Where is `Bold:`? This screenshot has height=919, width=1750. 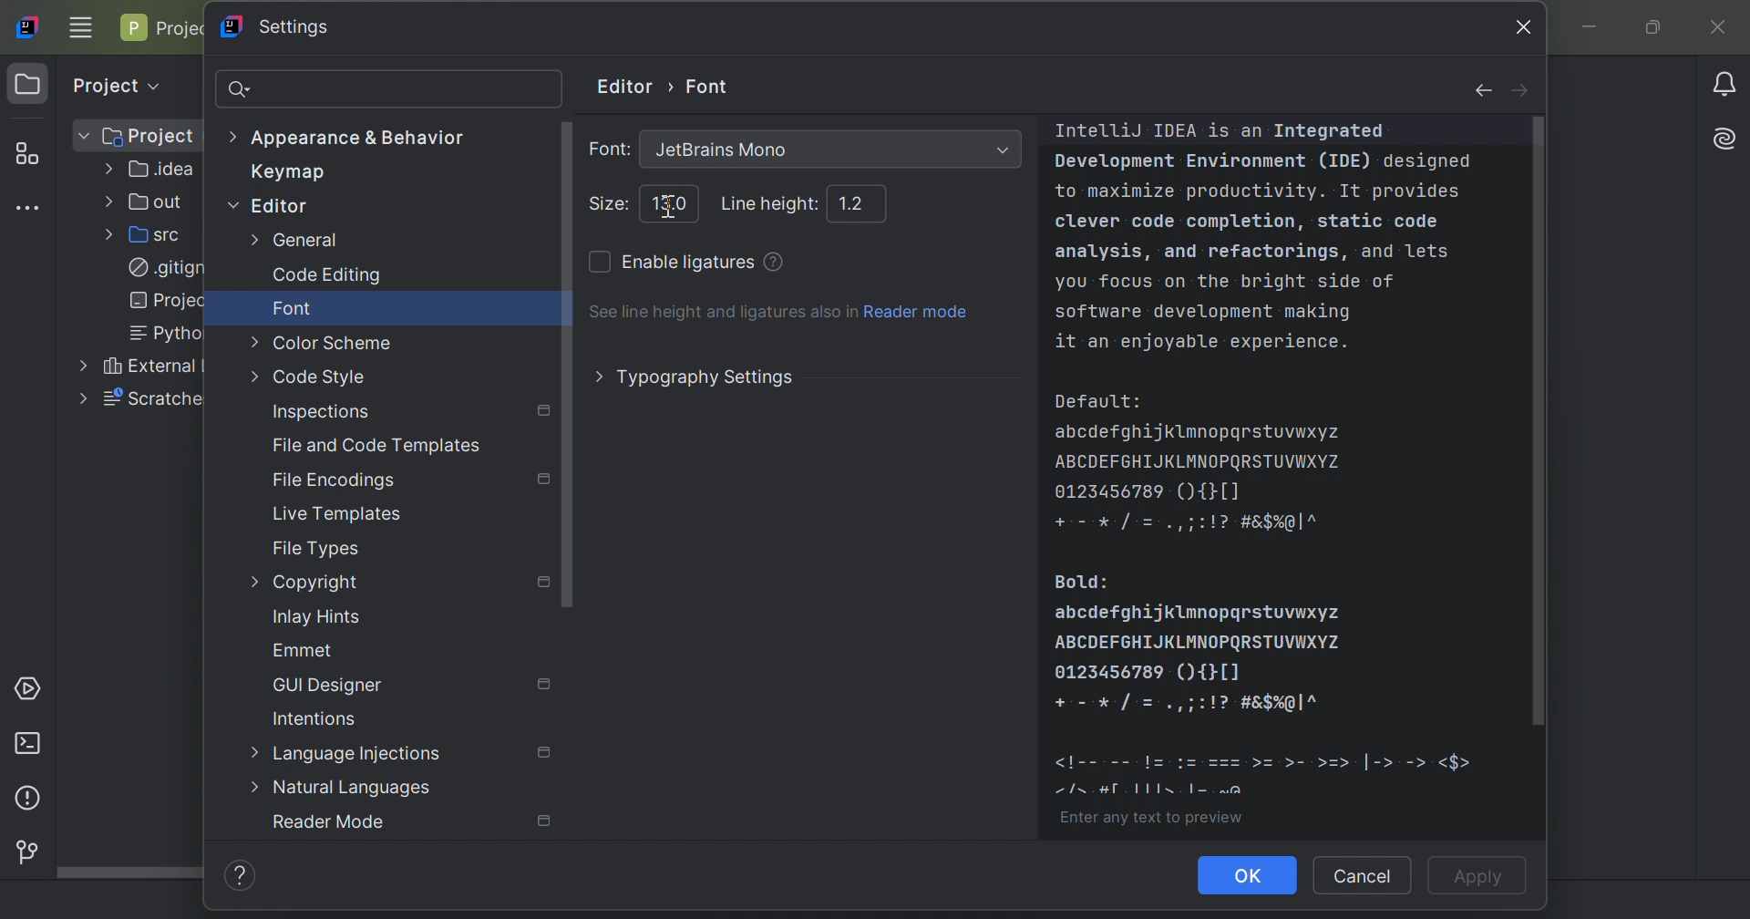 Bold: is located at coordinates (1083, 582).